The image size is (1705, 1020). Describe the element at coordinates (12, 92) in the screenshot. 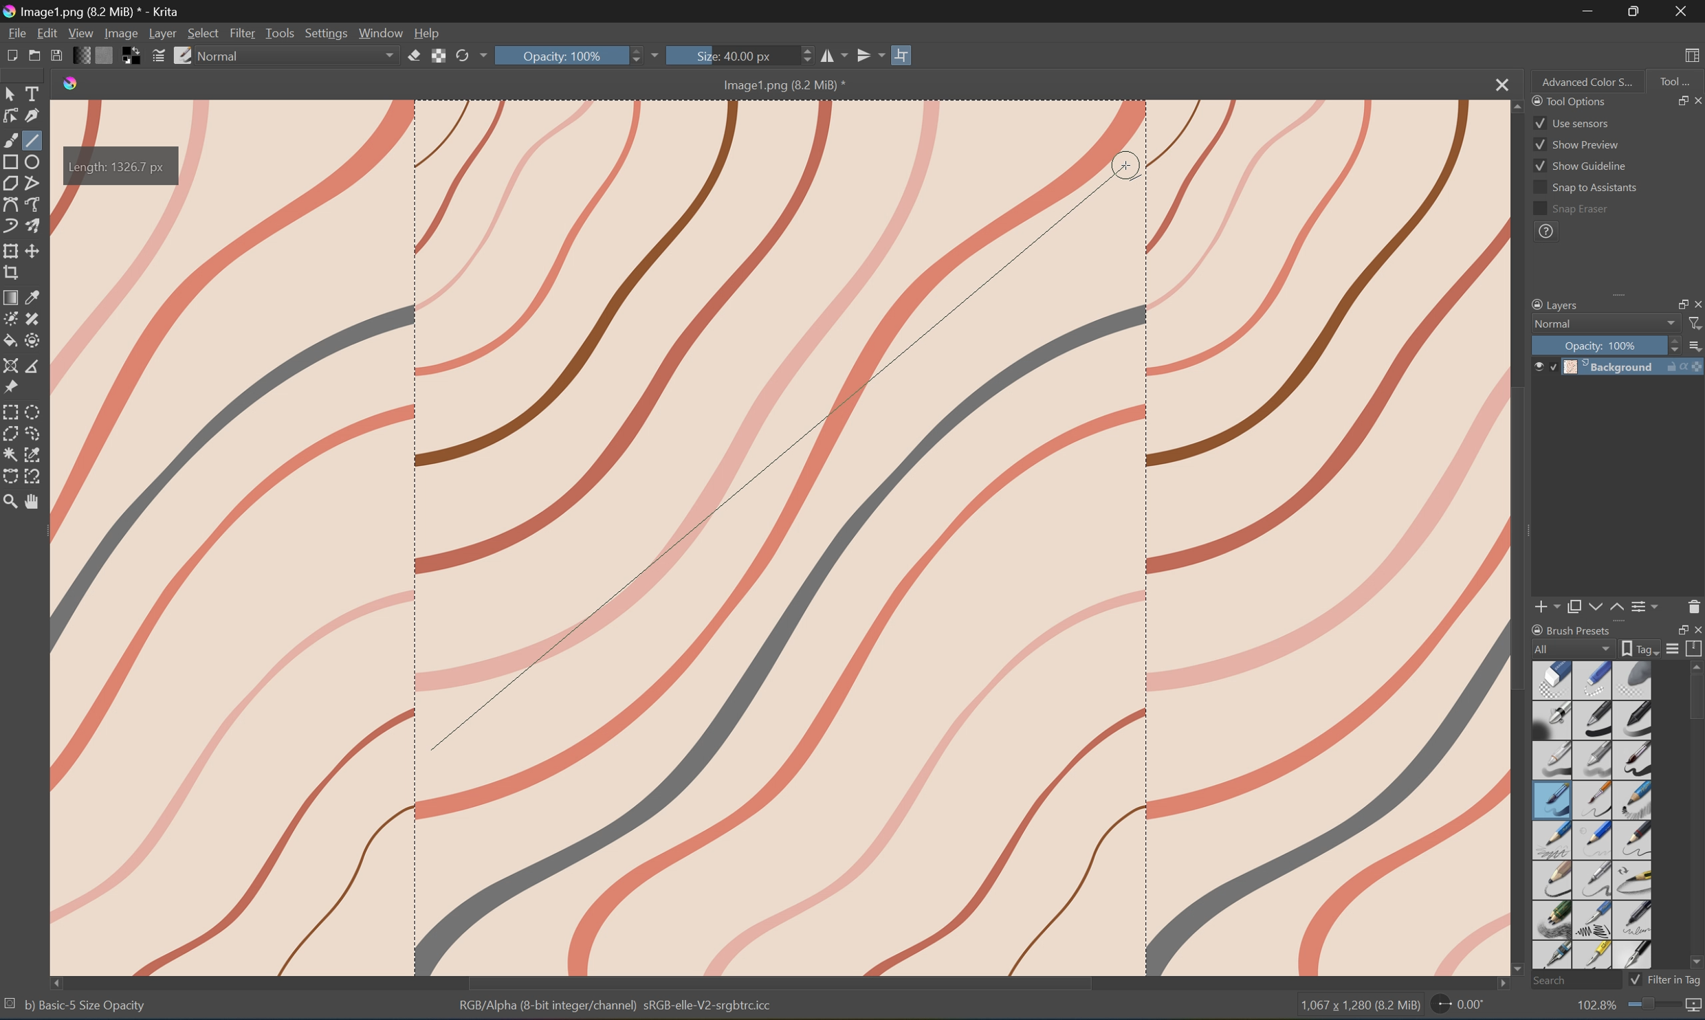

I see `Select shapes tools` at that location.